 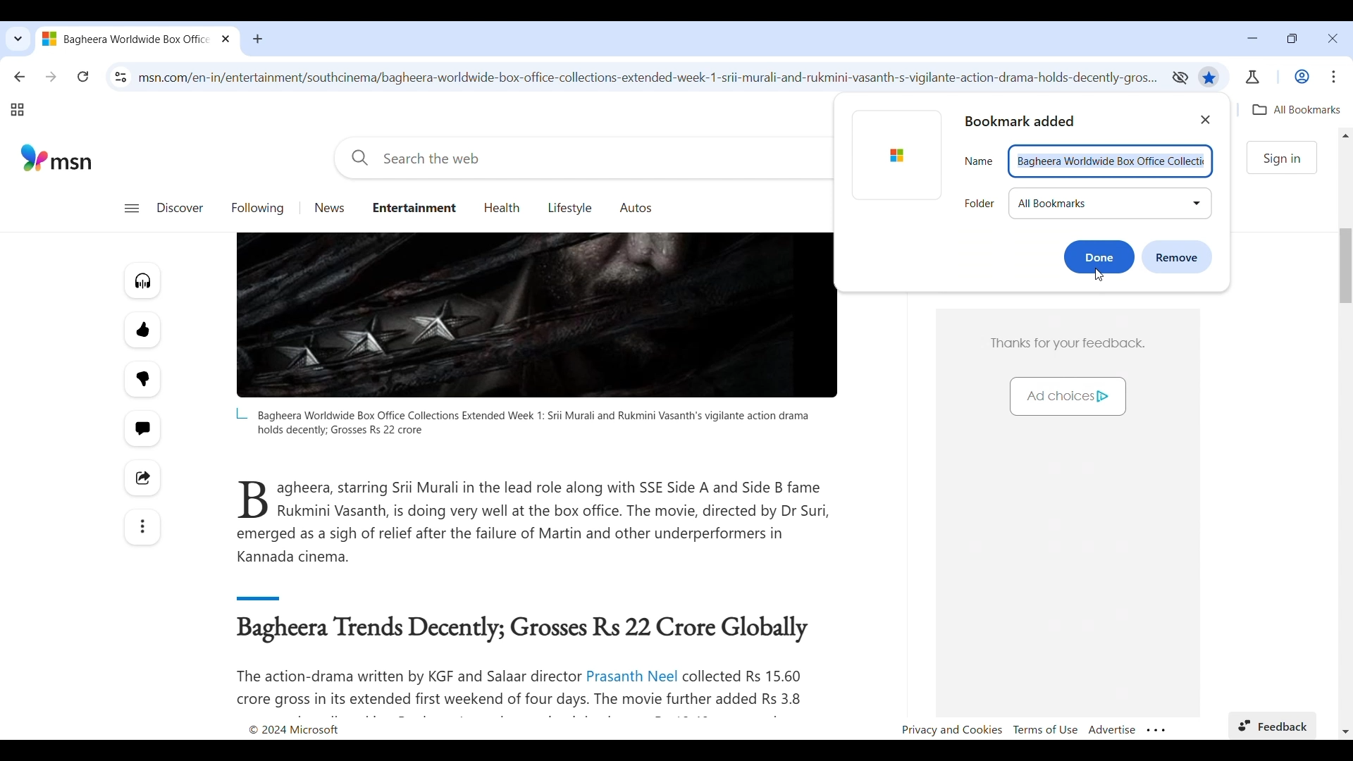 What do you see at coordinates (143, 379) in the screenshot?
I see `Fewer like this article` at bounding box center [143, 379].